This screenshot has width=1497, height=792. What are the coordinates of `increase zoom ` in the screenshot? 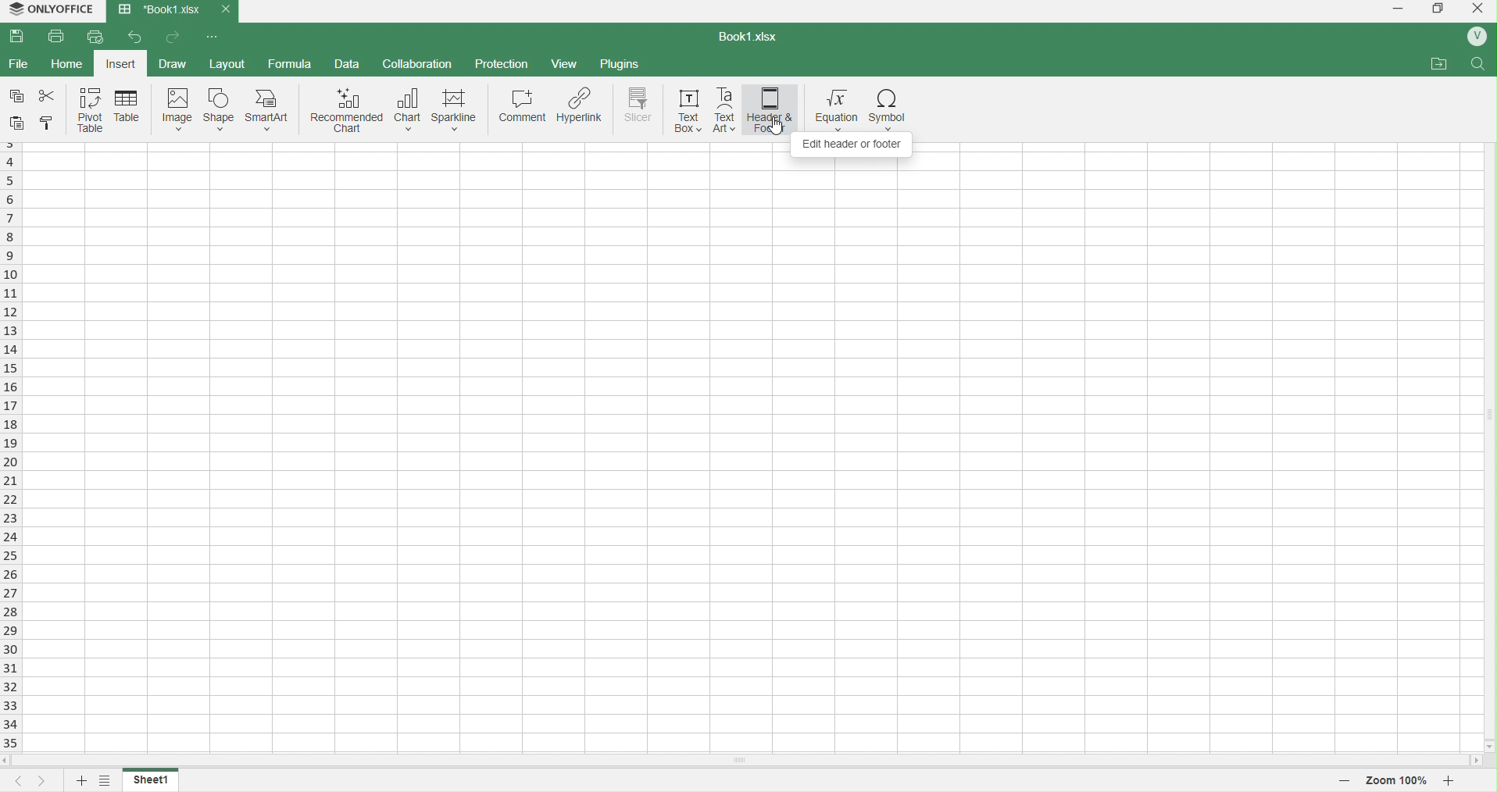 It's located at (1452, 780).